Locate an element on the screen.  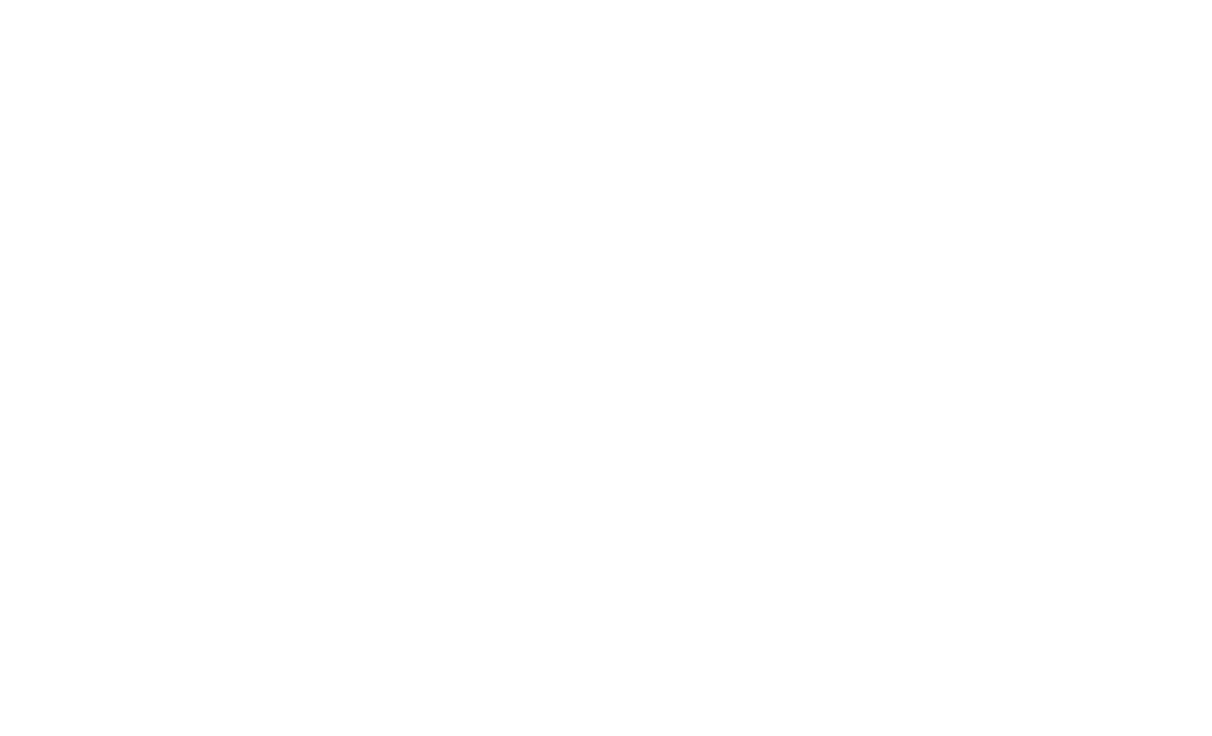
FPS is located at coordinates (1166, 723).